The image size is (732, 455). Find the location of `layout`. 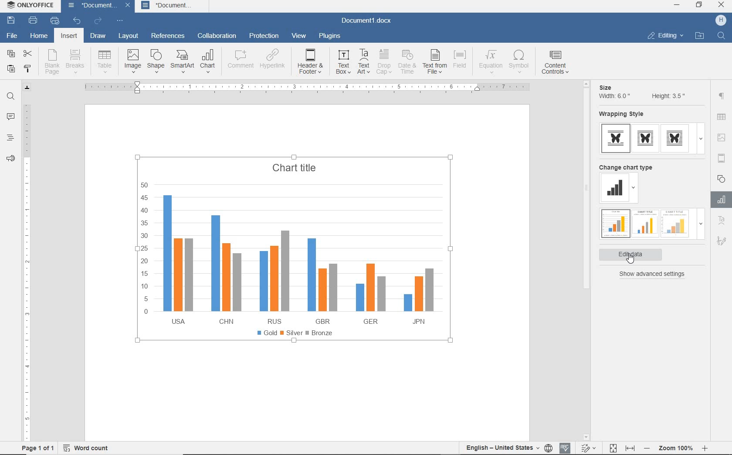

layout is located at coordinates (127, 36).